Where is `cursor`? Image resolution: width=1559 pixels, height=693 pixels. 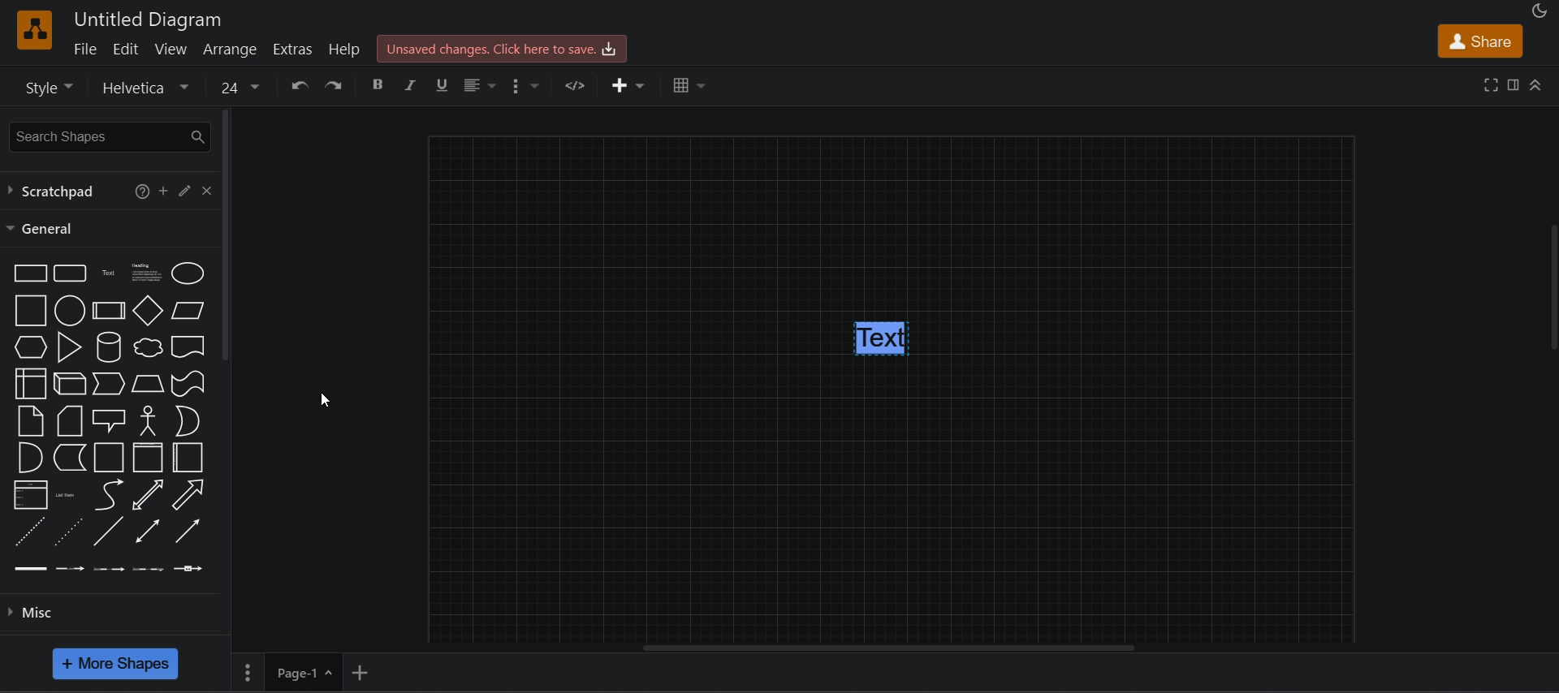 cursor is located at coordinates (327, 400).